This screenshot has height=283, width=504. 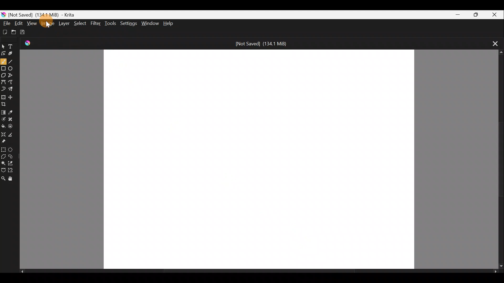 I want to click on Settings, so click(x=128, y=23).